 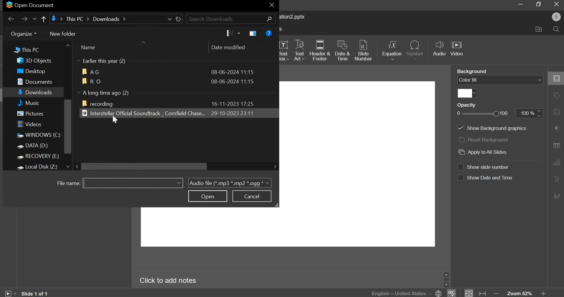 I want to click on table settings, so click(x=556, y=145).